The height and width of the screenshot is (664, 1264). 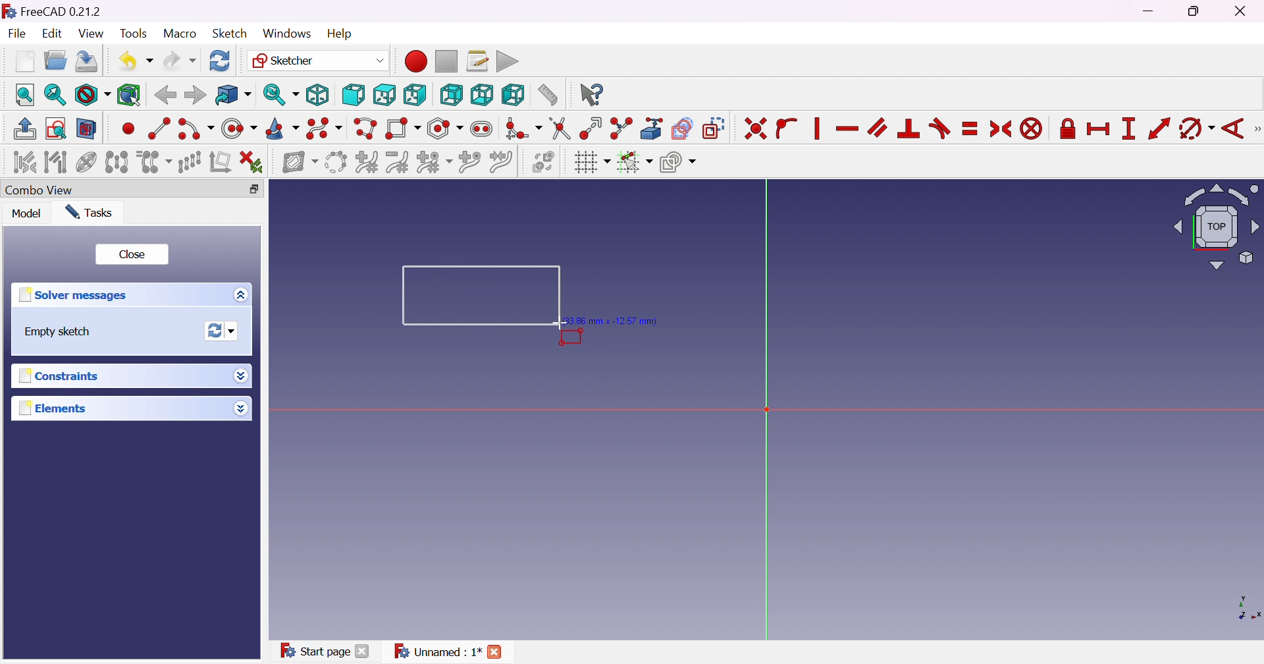 I want to click on Constrain distance, so click(x=1159, y=128).